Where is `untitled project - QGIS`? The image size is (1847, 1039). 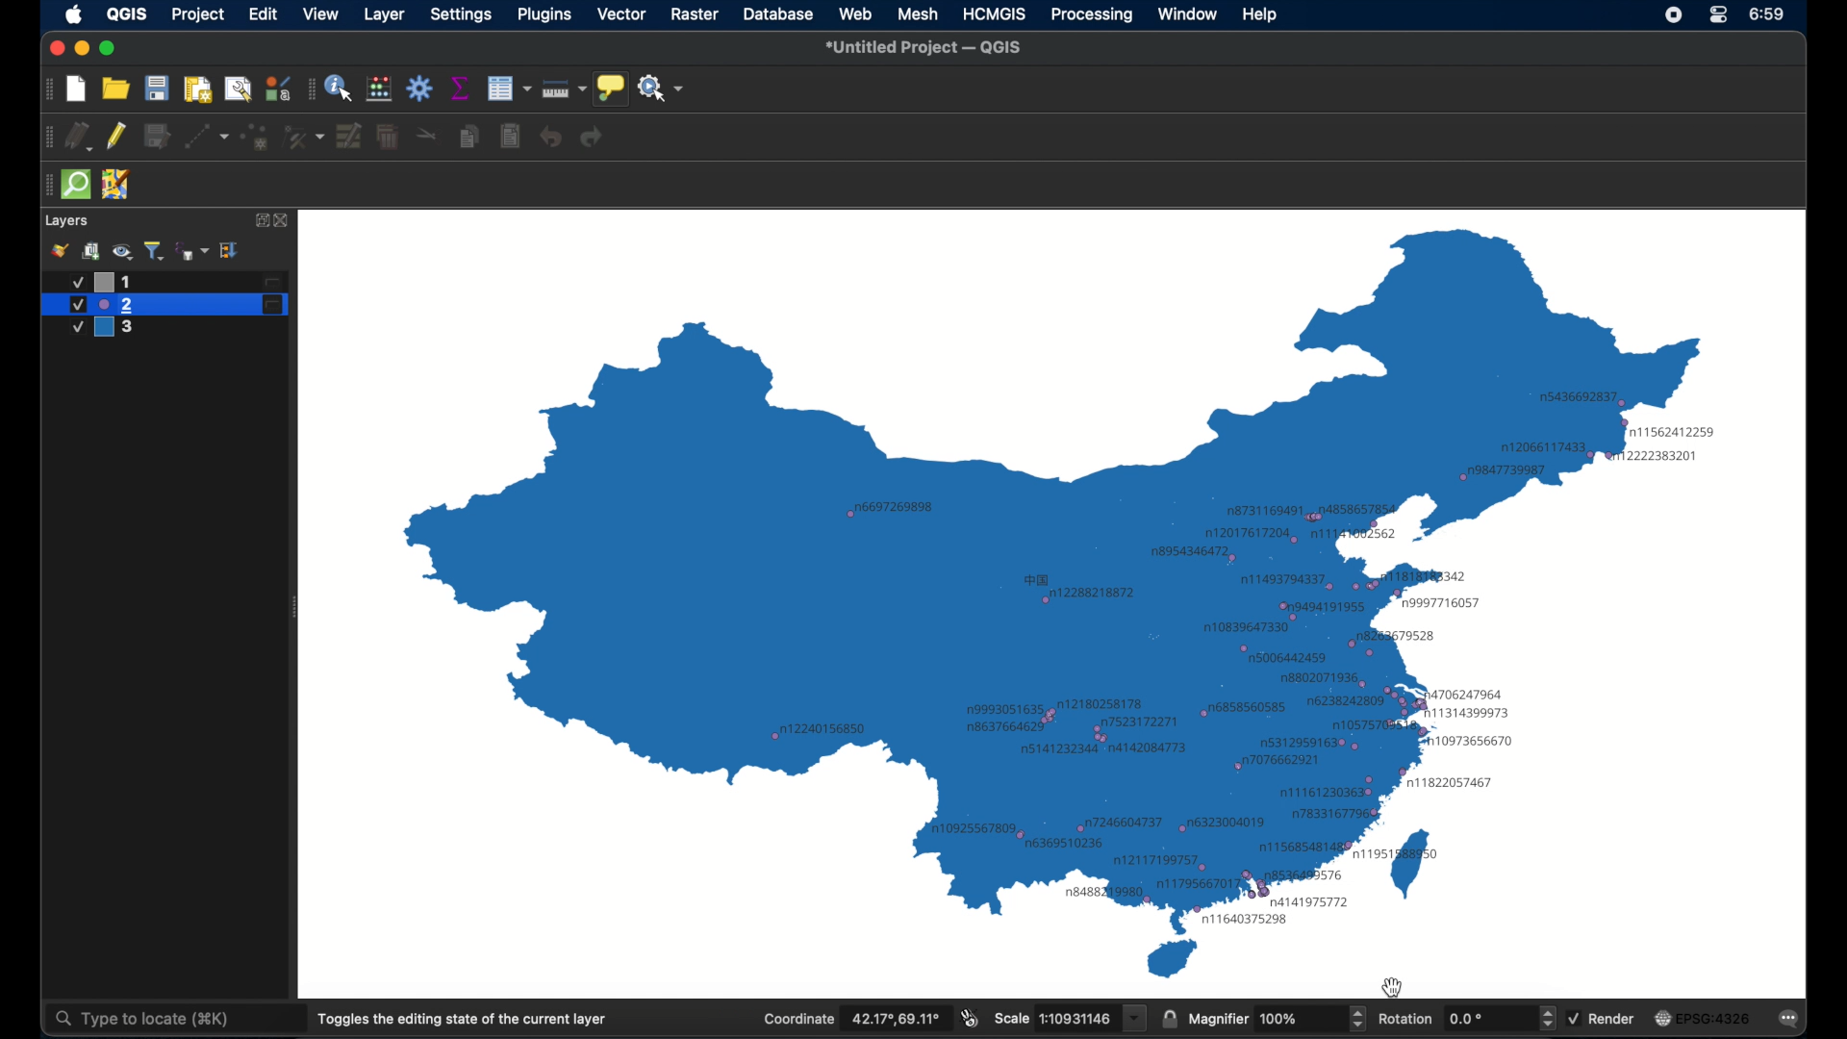
untitled project - QGIS is located at coordinates (923, 48).